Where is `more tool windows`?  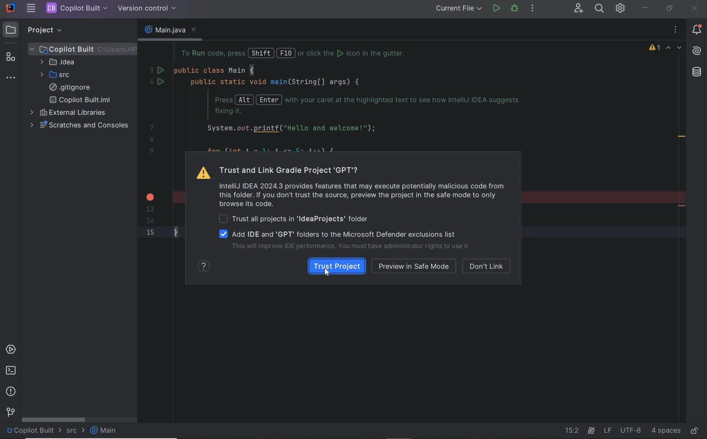
more tool windows is located at coordinates (12, 78).